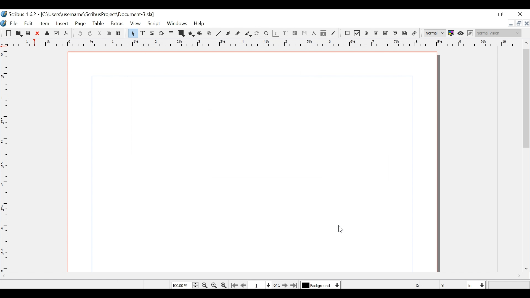 The width and height of the screenshot is (530, 298). Describe the element at coordinates (118, 34) in the screenshot. I see `Paste` at that location.